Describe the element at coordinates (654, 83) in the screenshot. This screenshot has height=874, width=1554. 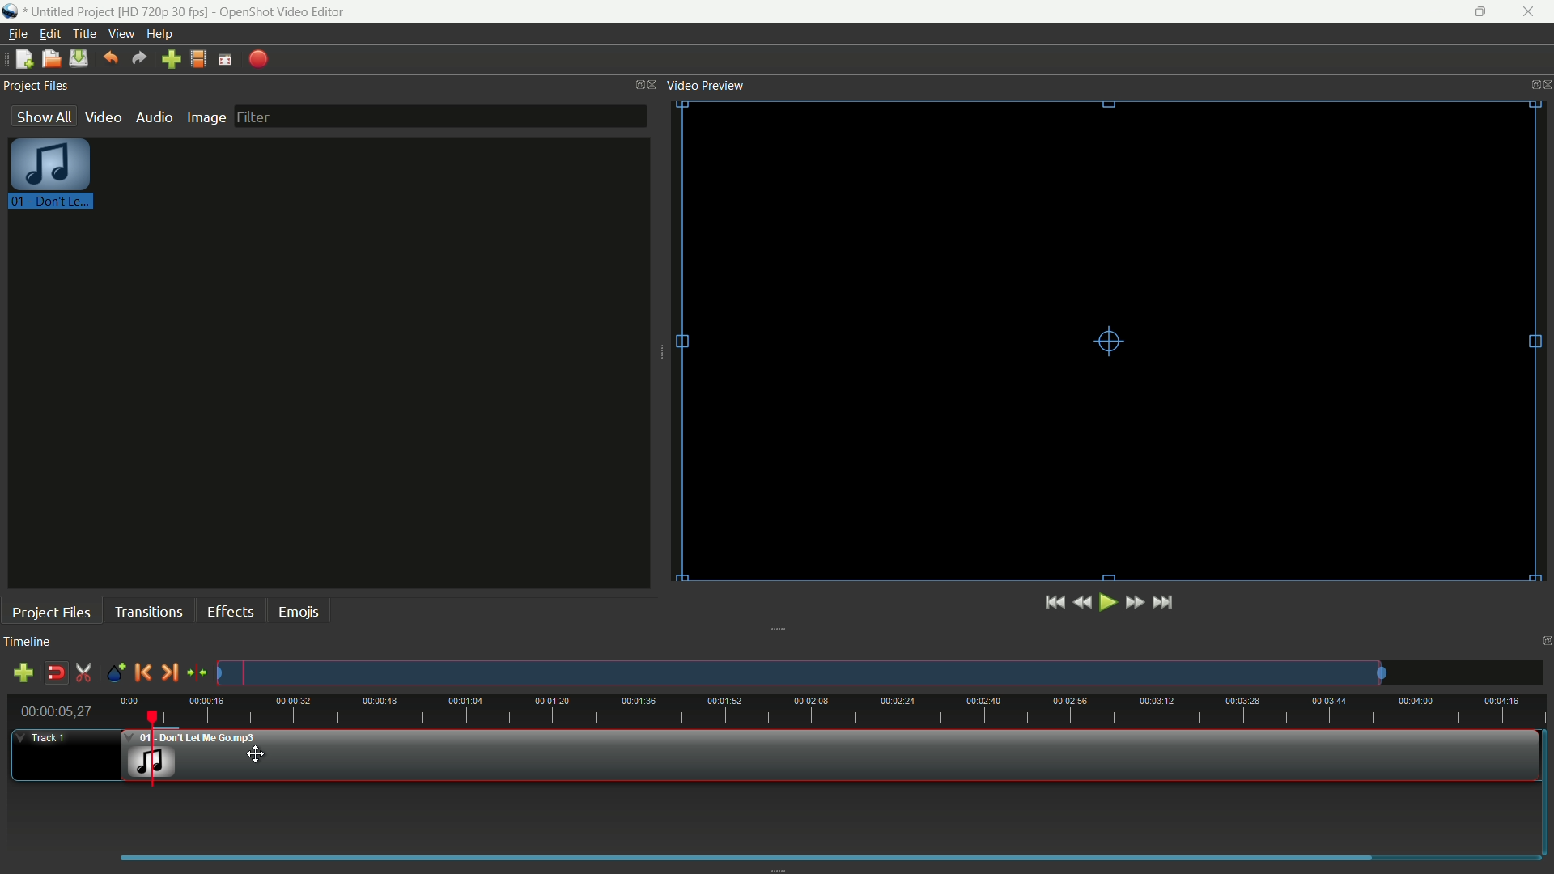
I see `close project files` at that location.